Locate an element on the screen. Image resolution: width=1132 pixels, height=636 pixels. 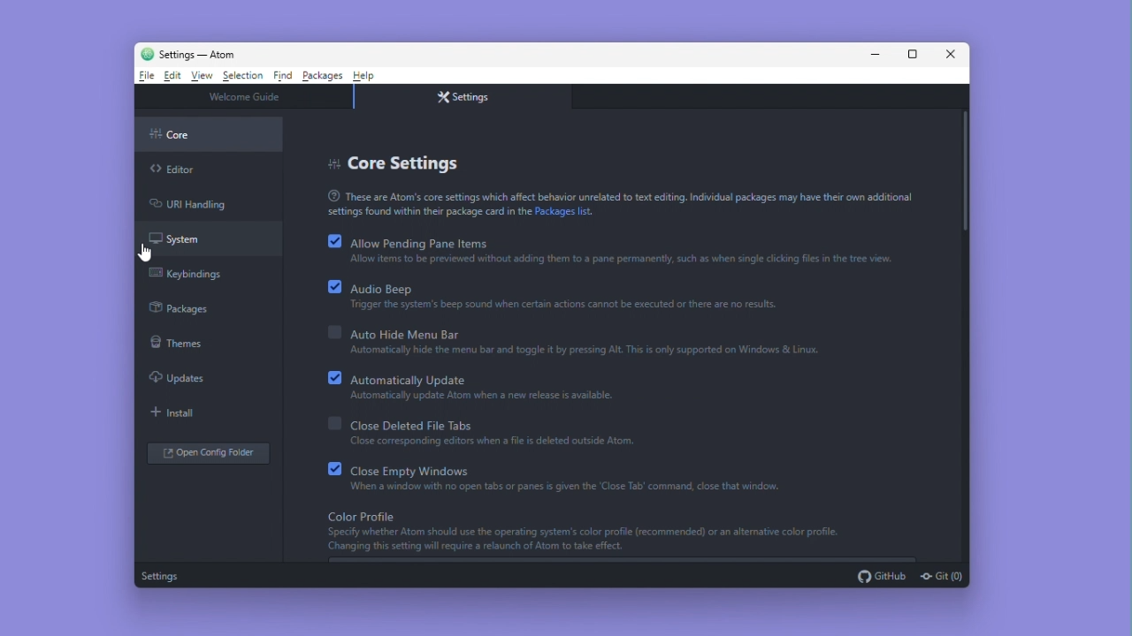
Help is located at coordinates (365, 75).